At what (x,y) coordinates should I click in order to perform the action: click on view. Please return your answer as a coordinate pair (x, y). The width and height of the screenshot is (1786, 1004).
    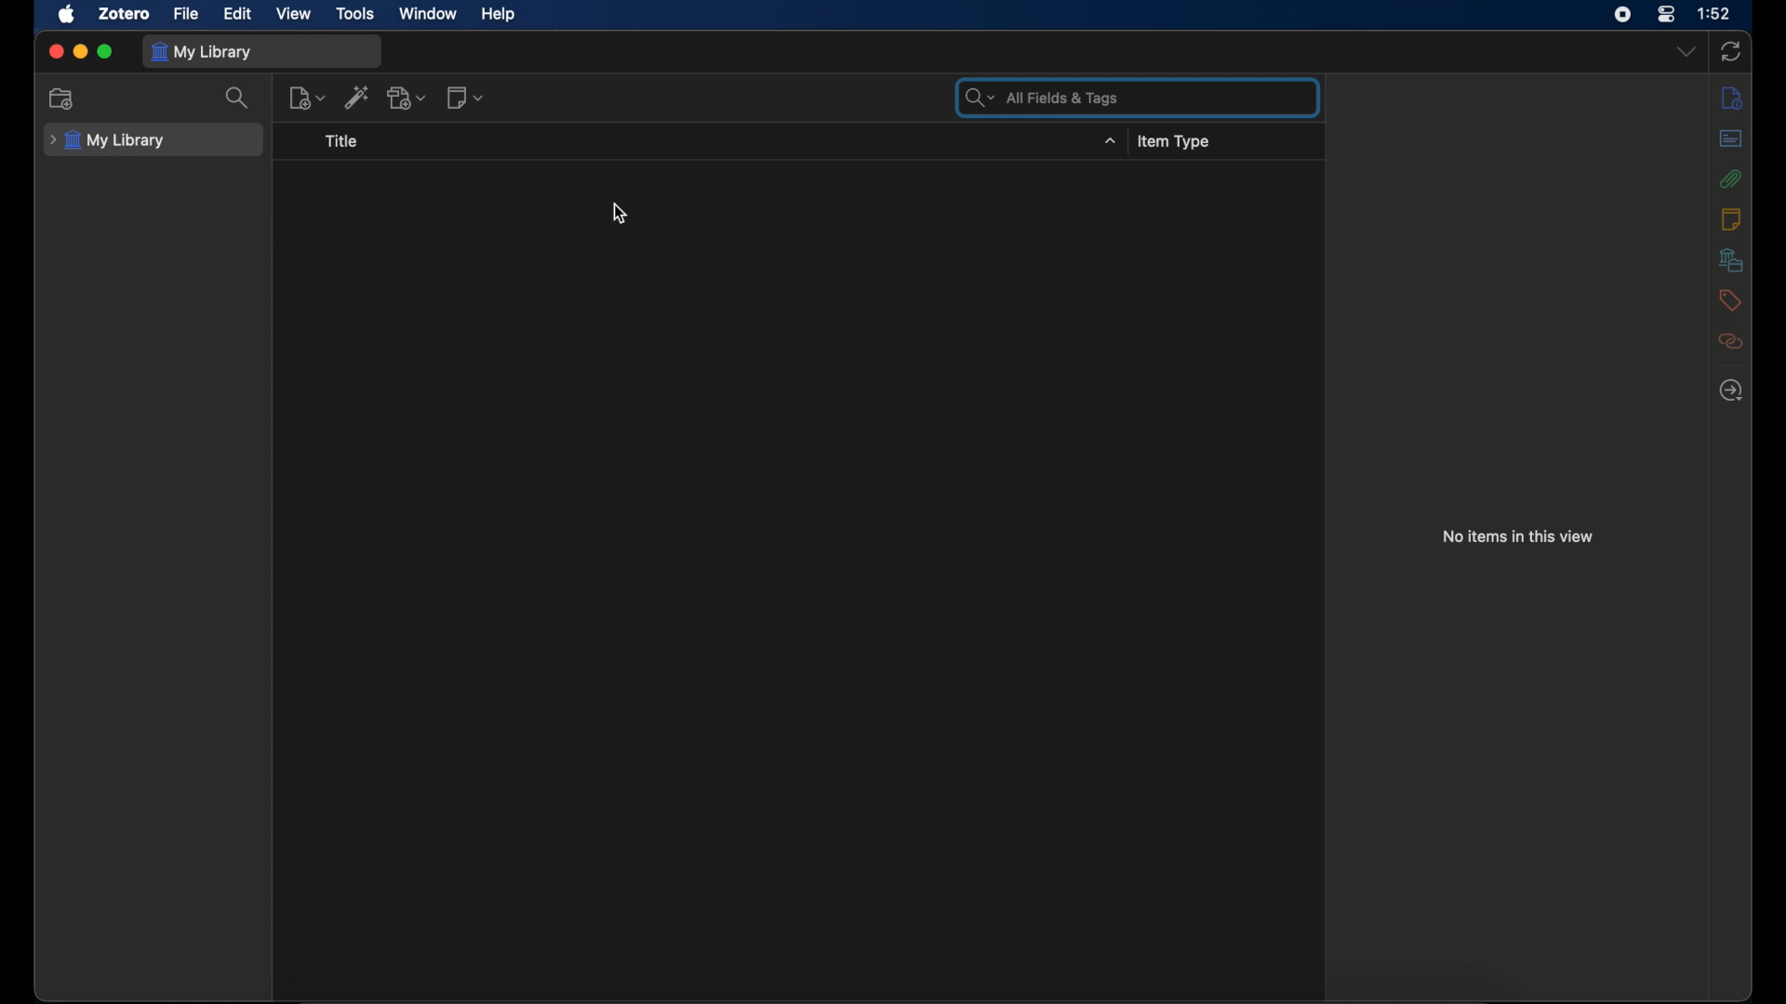
    Looking at the image, I should click on (294, 15).